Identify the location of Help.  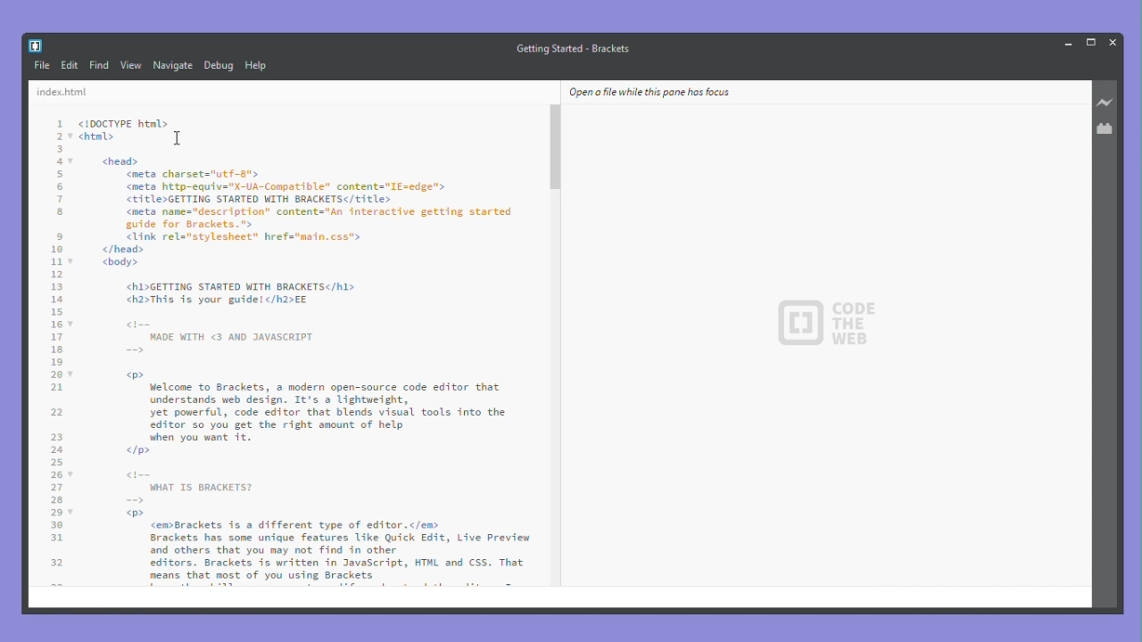
(265, 65).